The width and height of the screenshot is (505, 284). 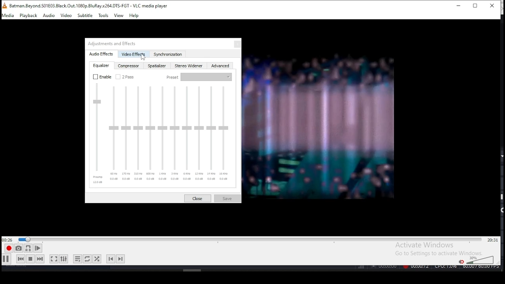 What do you see at coordinates (119, 15) in the screenshot?
I see `view` at bounding box center [119, 15].